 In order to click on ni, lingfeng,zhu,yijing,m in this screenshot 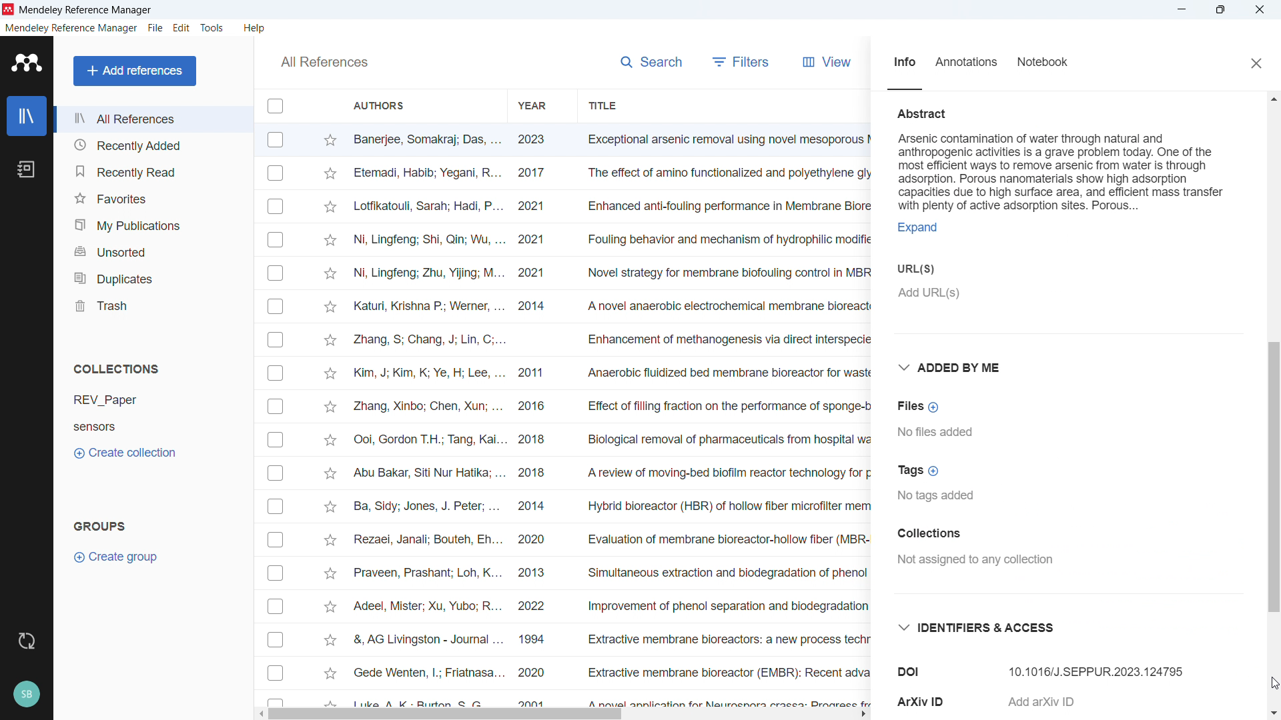, I will do `click(428, 275)`.